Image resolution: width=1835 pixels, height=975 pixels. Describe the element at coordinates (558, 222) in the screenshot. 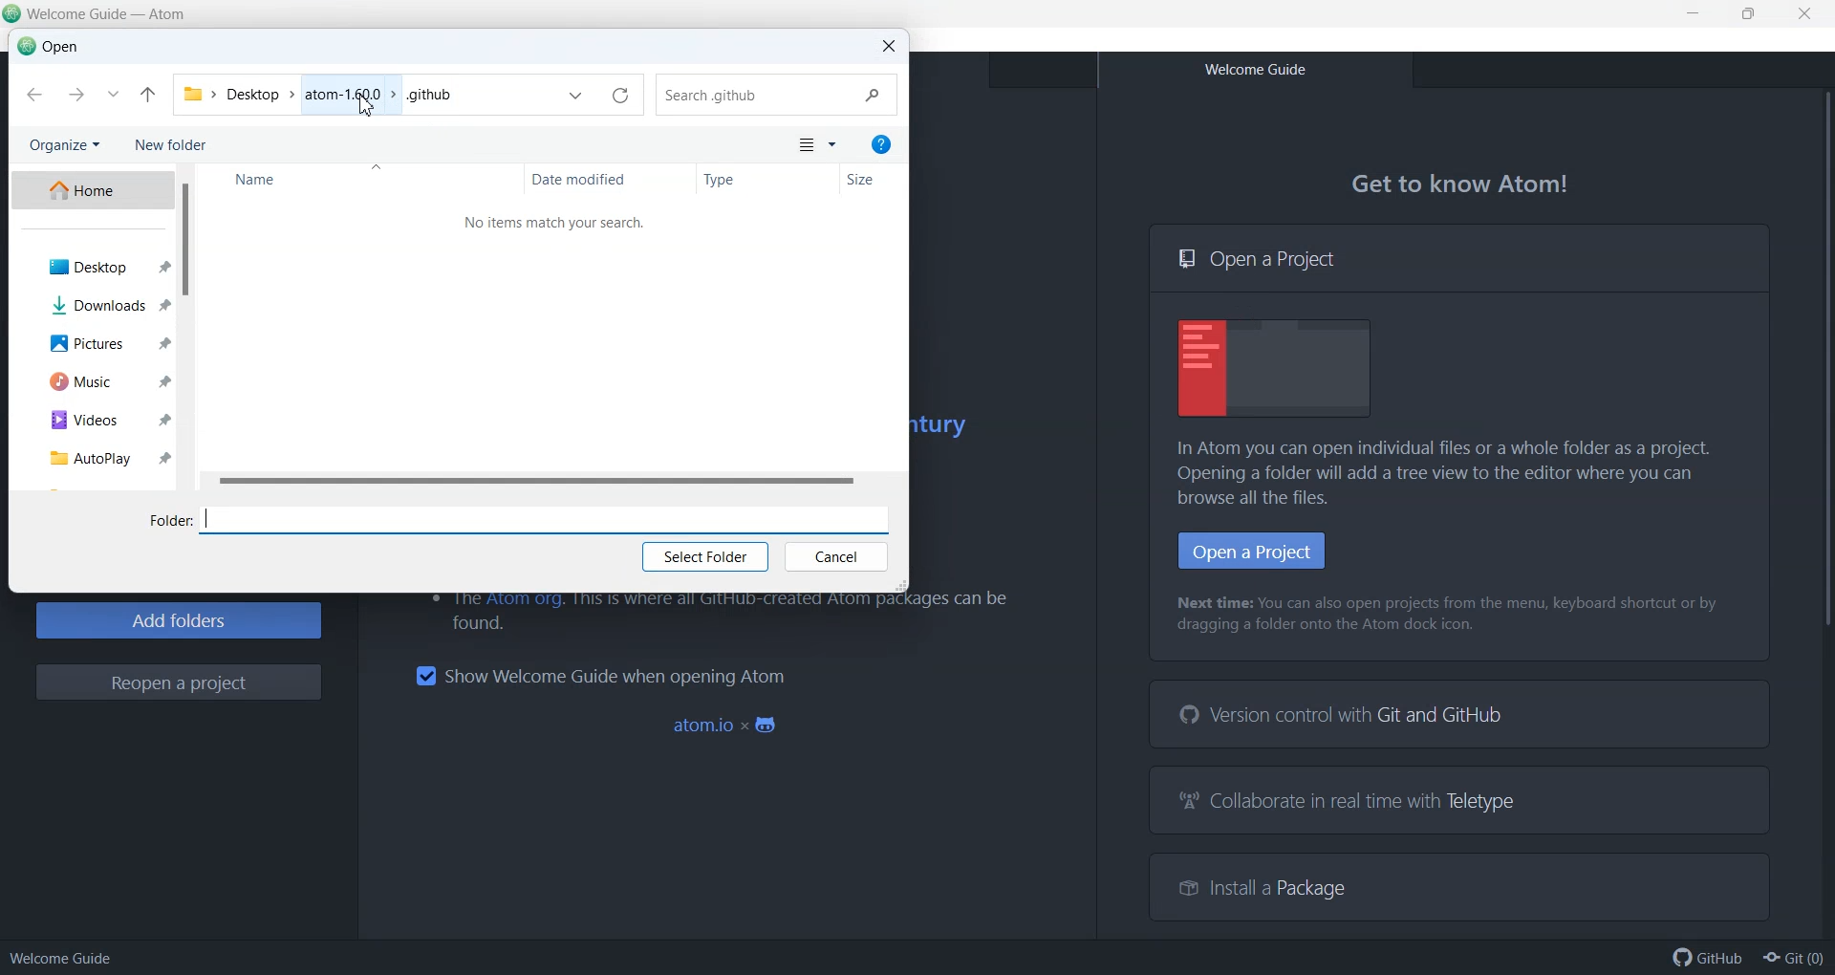

I see `No items match vour search.` at that location.